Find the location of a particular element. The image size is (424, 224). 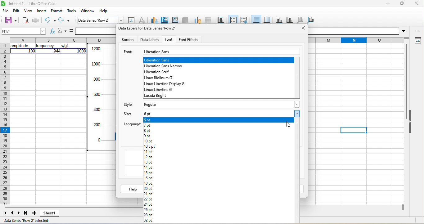

100 is located at coordinates (32, 51).